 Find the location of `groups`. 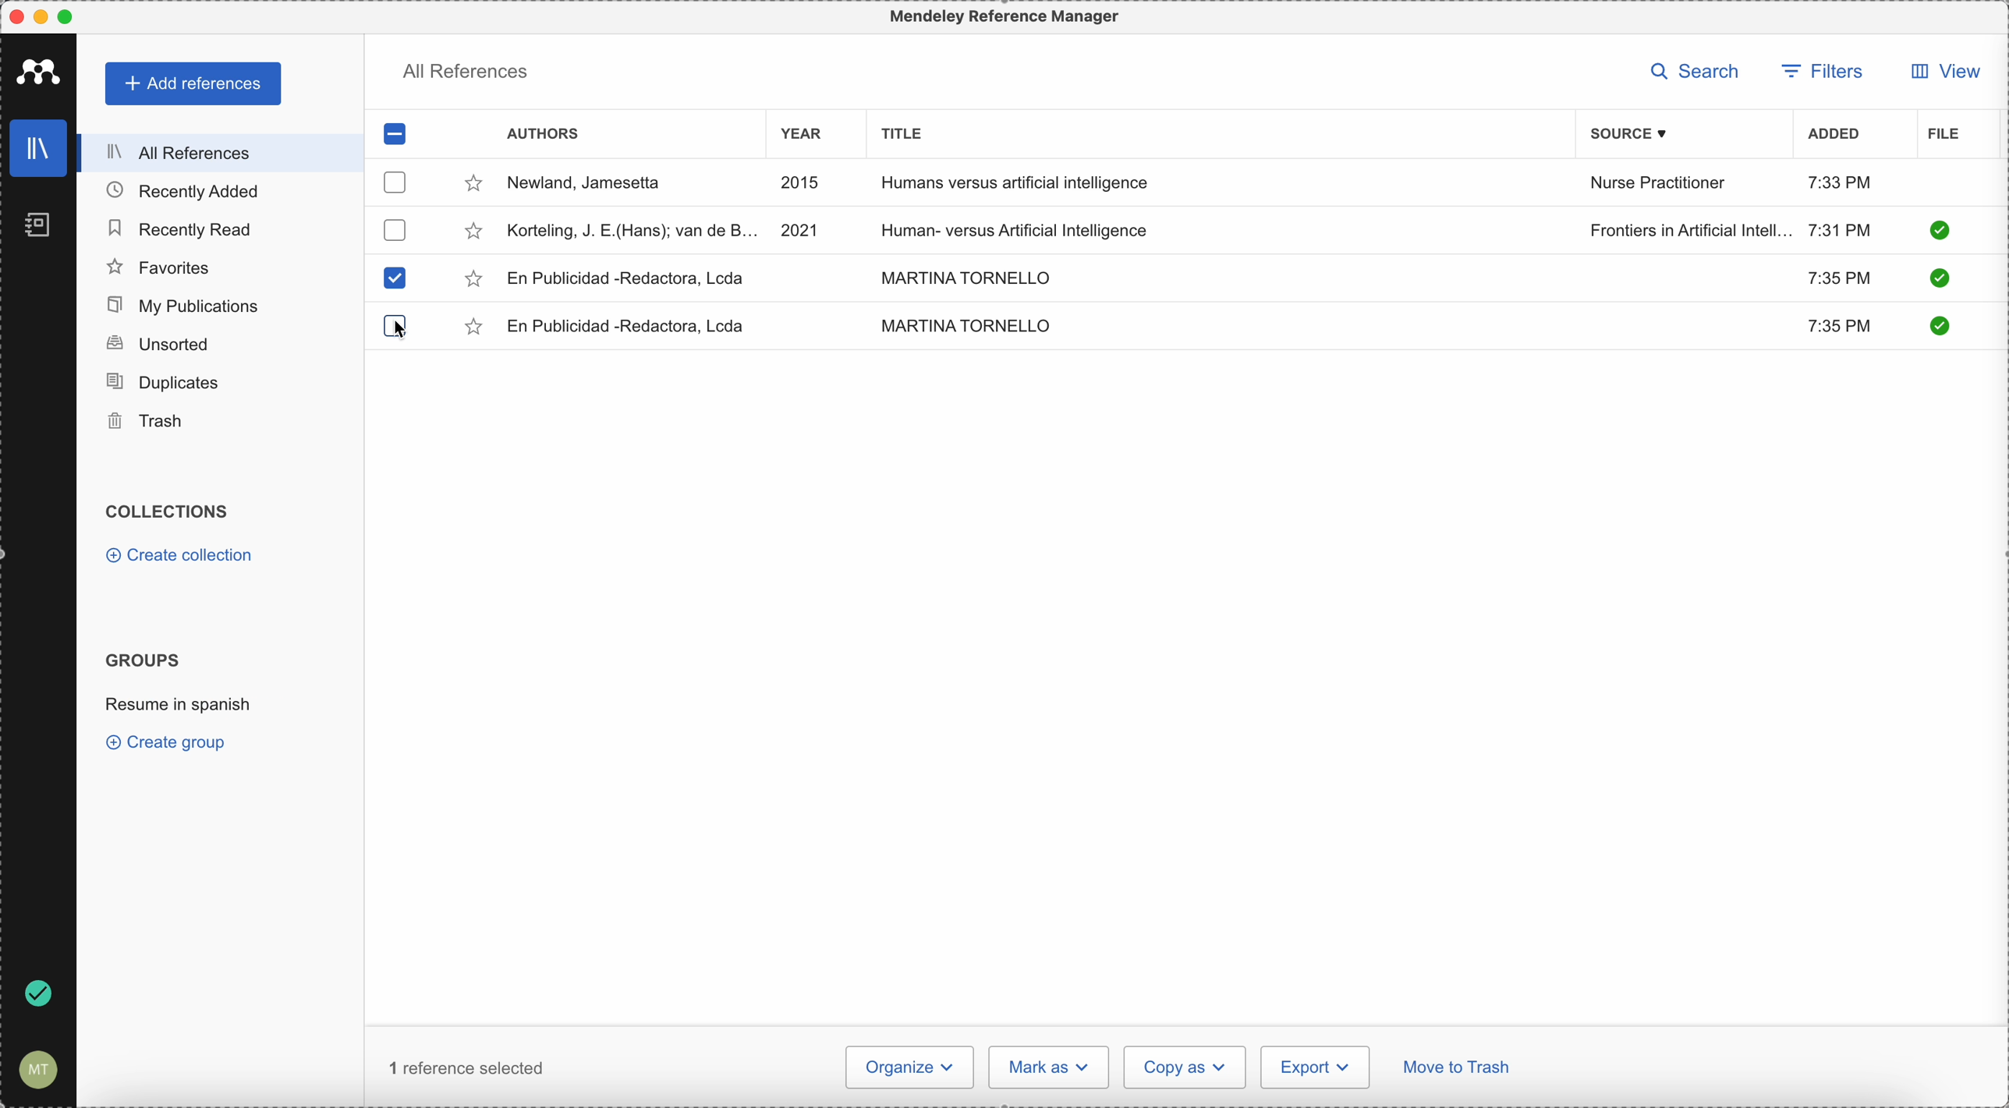

groups is located at coordinates (142, 658).